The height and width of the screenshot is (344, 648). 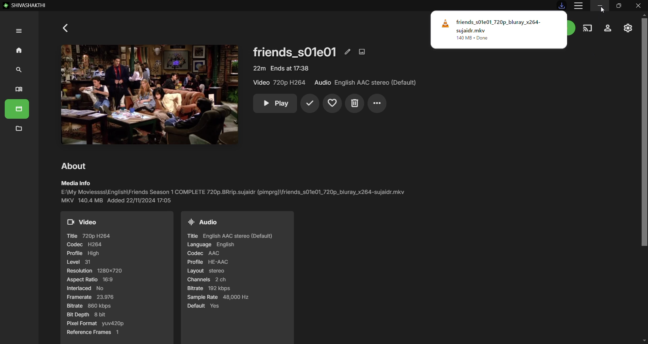 I want to click on About, so click(x=75, y=166).